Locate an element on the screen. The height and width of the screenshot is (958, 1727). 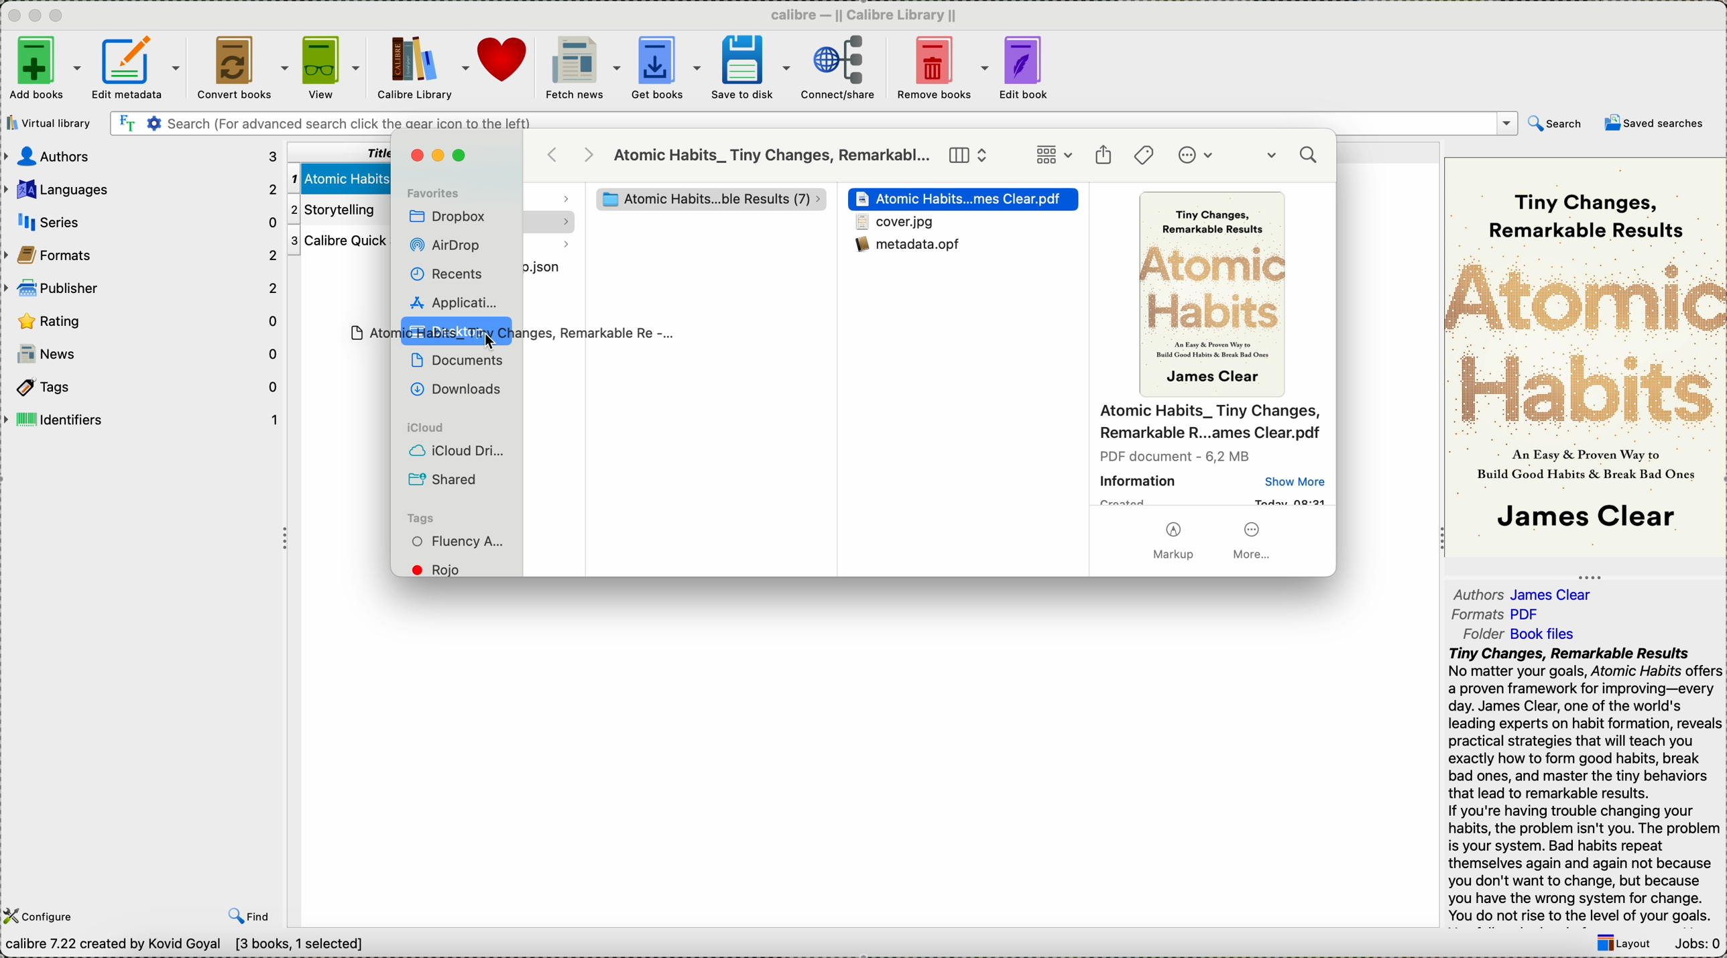
click on first book is located at coordinates (337, 176).